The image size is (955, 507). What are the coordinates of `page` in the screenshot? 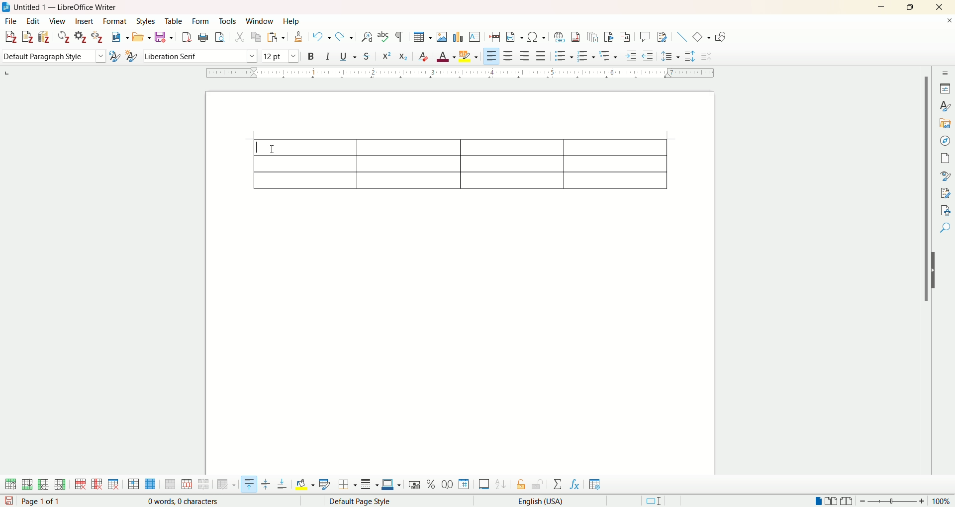 It's located at (944, 159).